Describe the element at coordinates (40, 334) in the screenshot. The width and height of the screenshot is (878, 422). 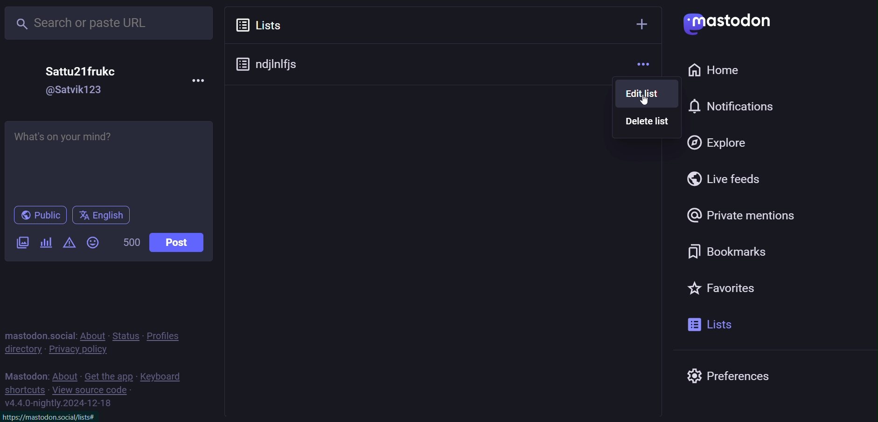
I see `mastodon social` at that location.